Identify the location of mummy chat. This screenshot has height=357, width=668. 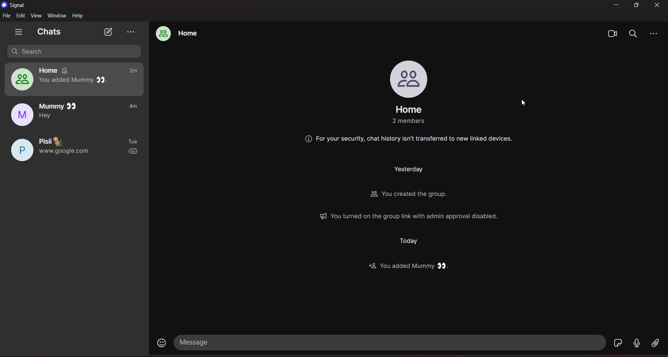
(75, 112).